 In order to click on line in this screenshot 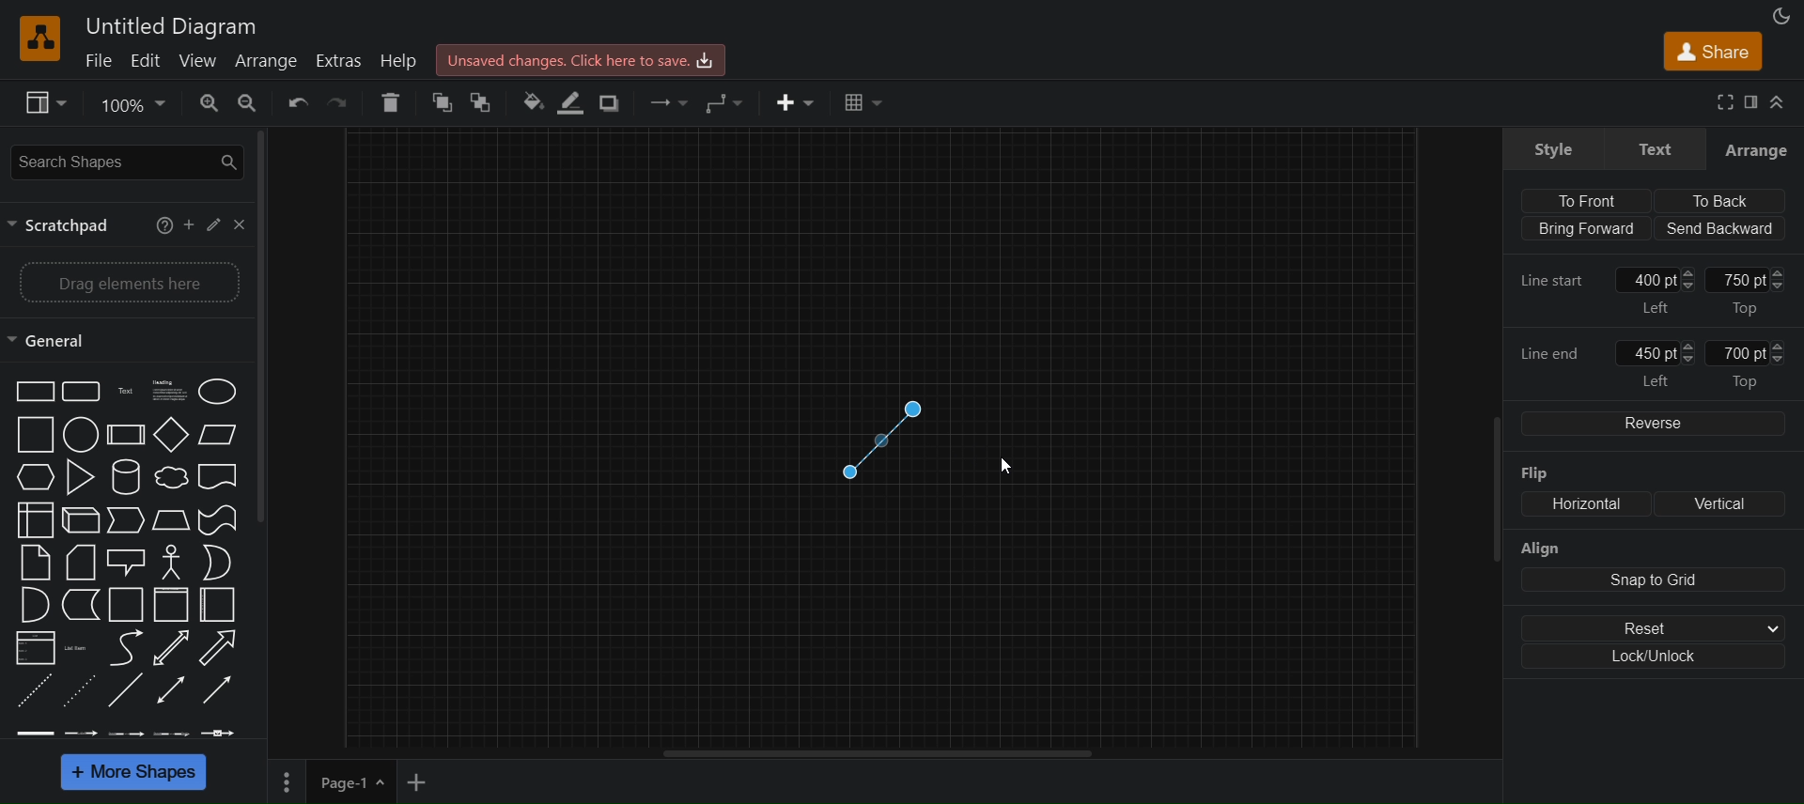, I will do `click(126, 692)`.